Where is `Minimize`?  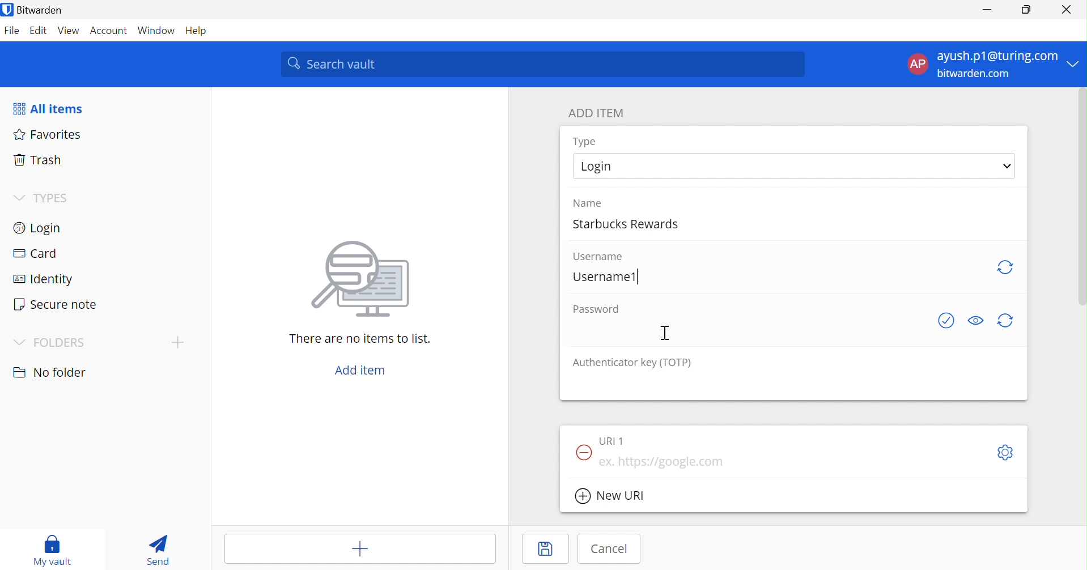 Minimize is located at coordinates (988, 7).